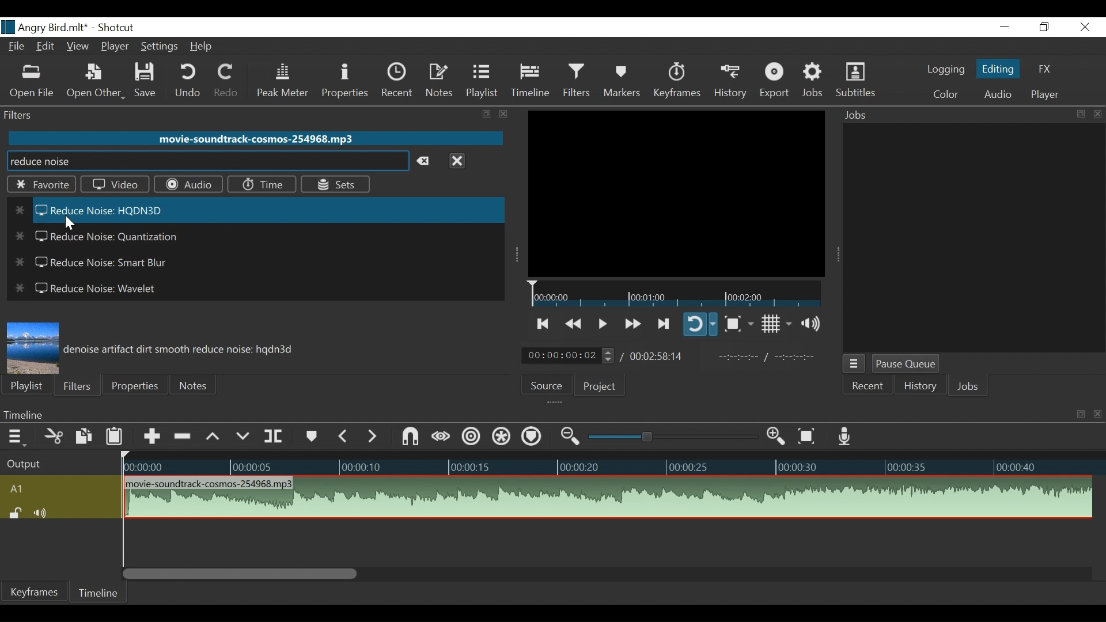 The height and width of the screenshot is (622, 1106). I want to click on File Name, so click(46, 28).